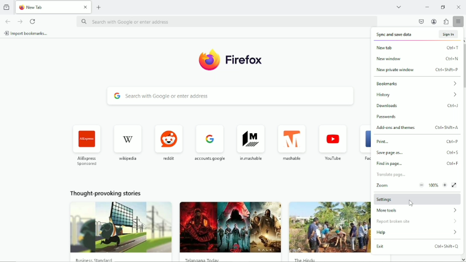 The image size is (466, 262). Describe the element at coordinates (416, 95) in the screenshot. I see `history` at that location.